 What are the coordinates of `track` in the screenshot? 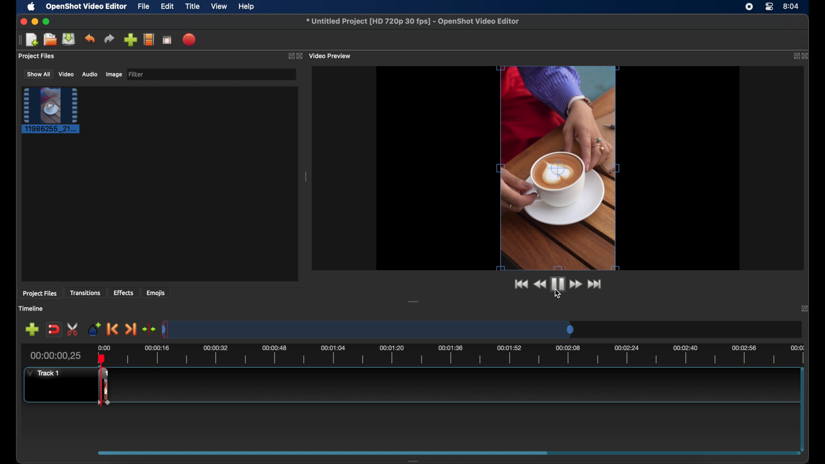 It's located at (104, 386).